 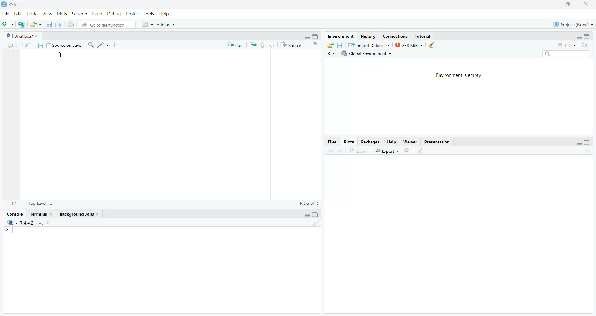 I want to click on clear console, so click(x=316, y=224).